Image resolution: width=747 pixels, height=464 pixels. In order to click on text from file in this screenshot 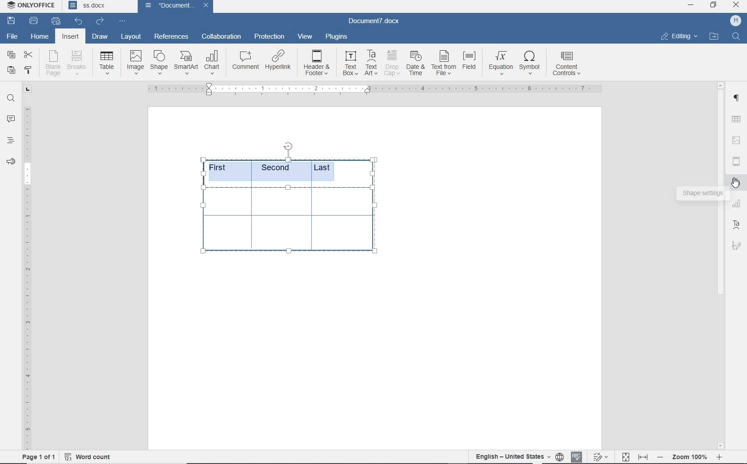, I will do `click(444, 62)`.